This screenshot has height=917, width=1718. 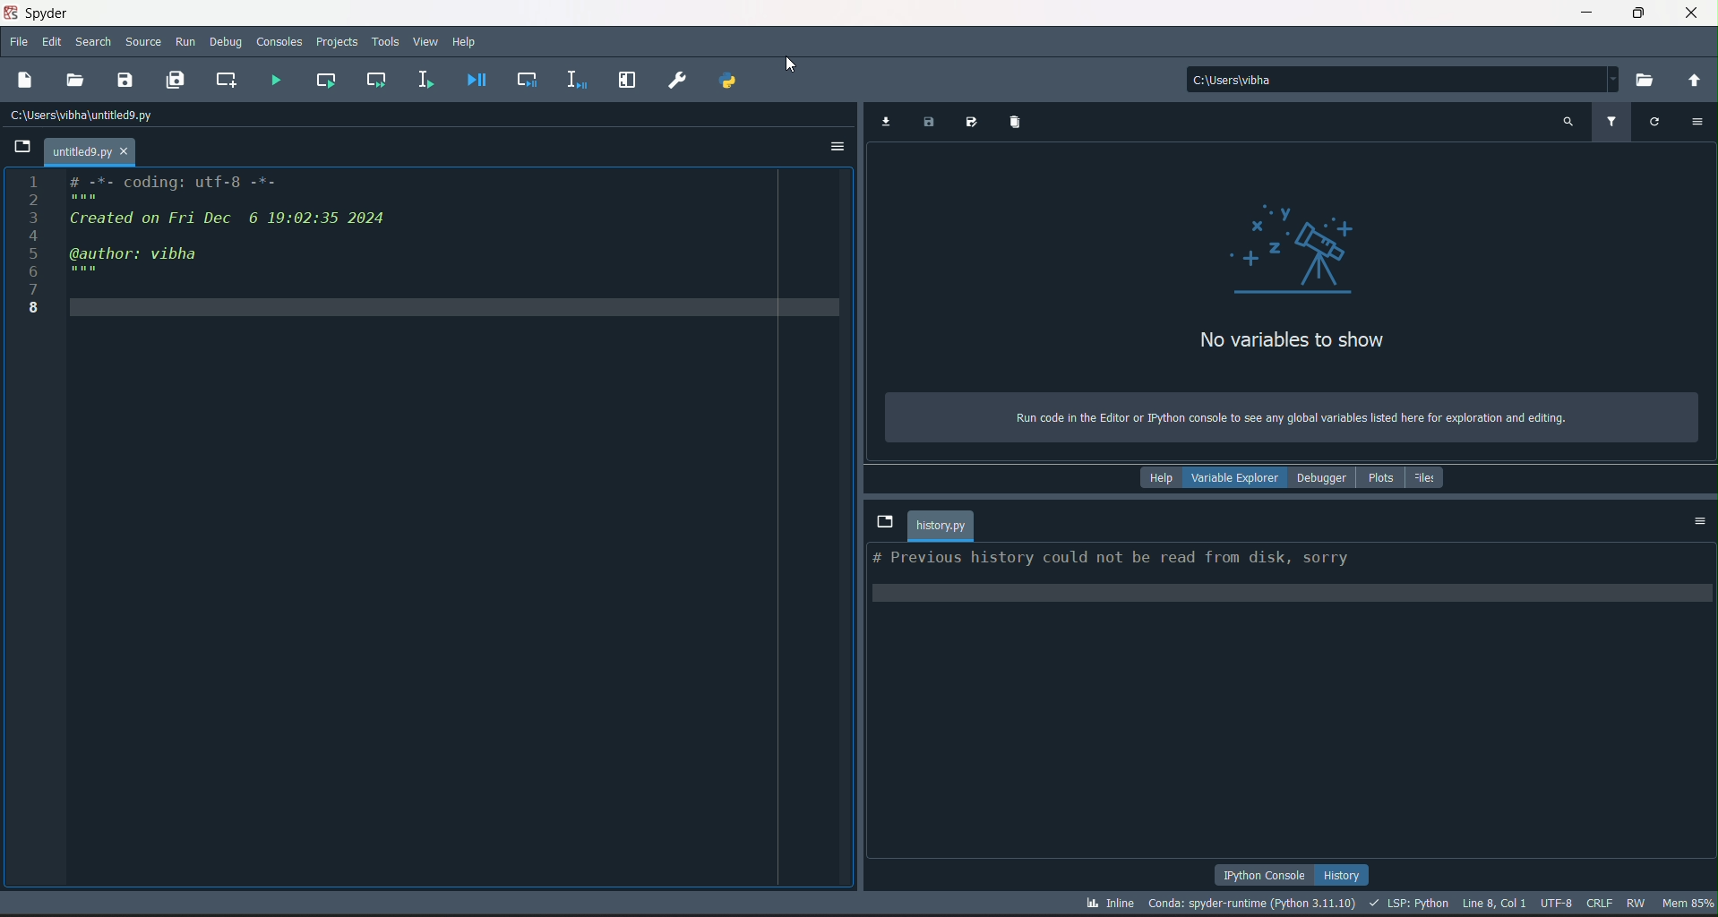 What do you see at coordinates (53, 43) in the screenshot?
I see `edit` at bounding box center [53, 43].